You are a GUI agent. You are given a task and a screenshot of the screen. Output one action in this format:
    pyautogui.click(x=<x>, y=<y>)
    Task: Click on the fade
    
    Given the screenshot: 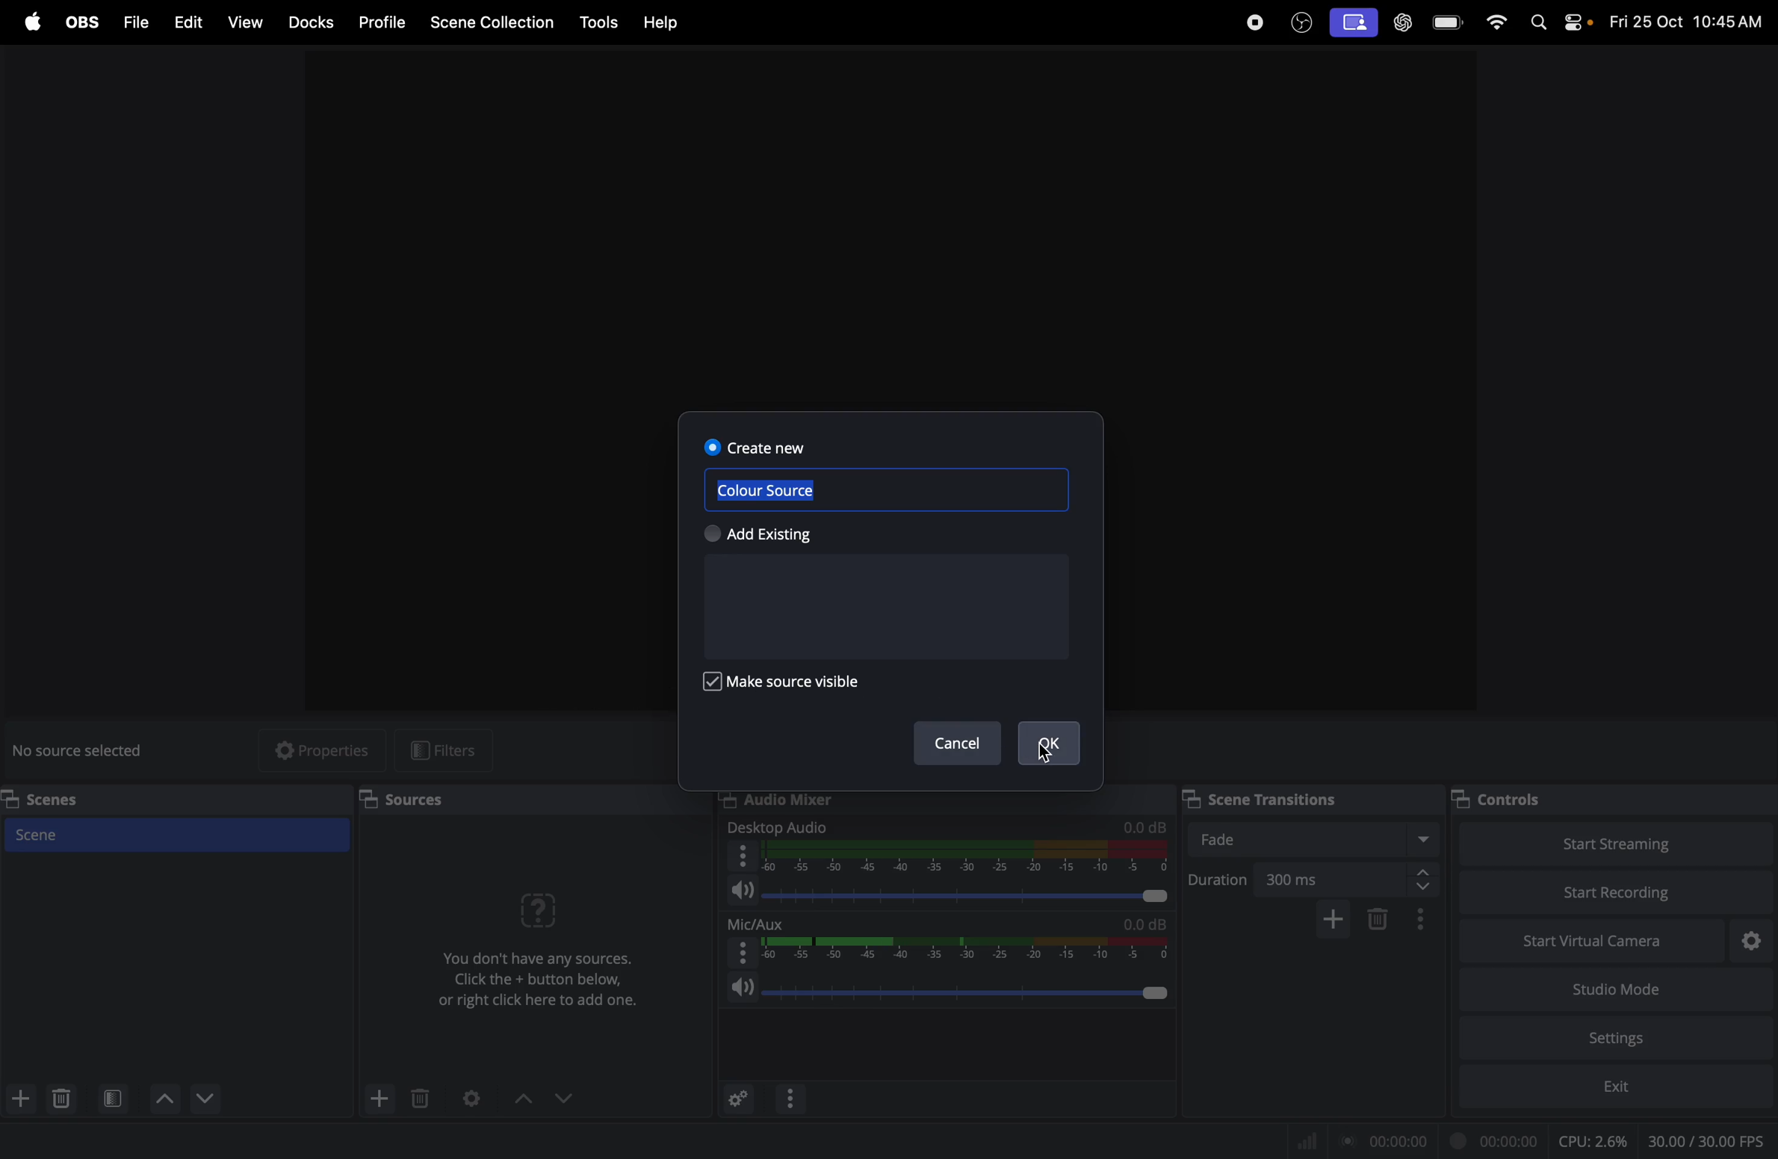 What is the action you would take?
    pyautogui.click(x=1319, y=839)
    